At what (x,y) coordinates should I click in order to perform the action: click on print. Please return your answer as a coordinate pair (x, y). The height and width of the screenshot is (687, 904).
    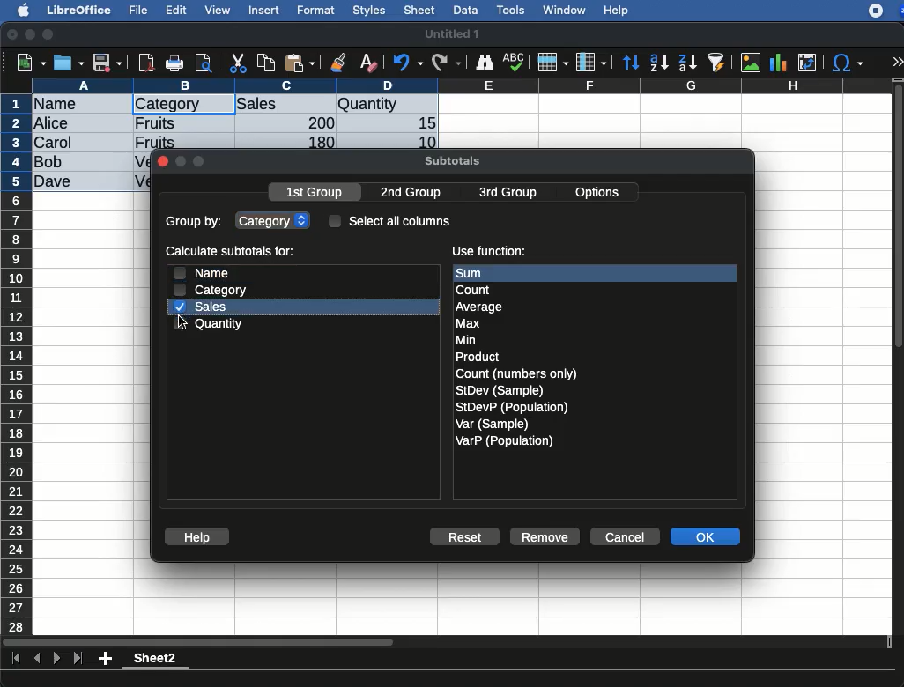
    Looking at the image, I should click on (174, 63).